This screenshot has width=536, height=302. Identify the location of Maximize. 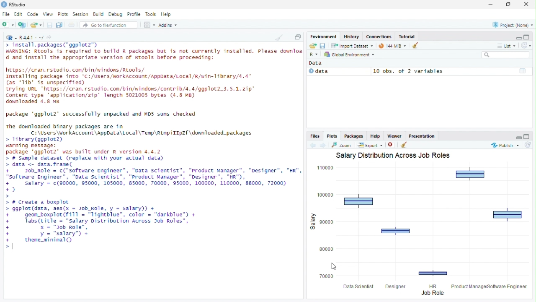
(297, 36).